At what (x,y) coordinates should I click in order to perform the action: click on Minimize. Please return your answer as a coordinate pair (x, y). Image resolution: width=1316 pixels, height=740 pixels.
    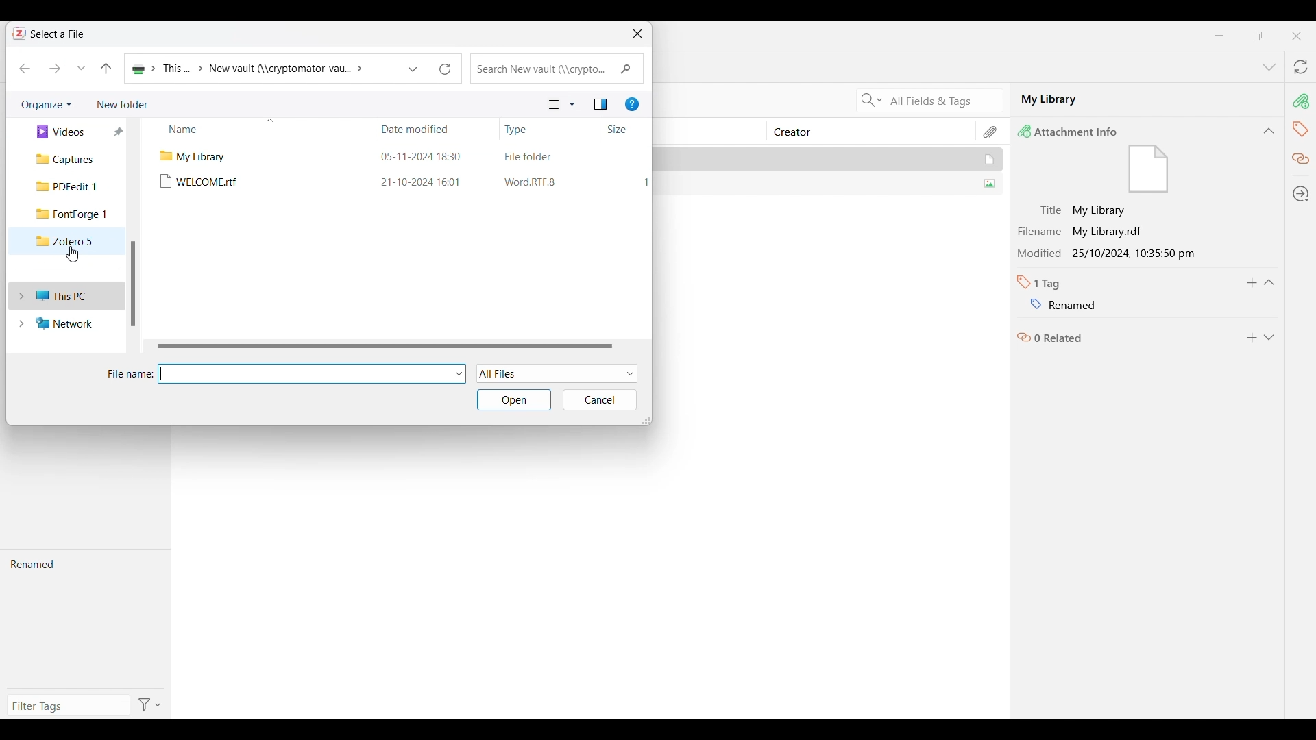
    Looking at the image, I should click on (1219, 36).